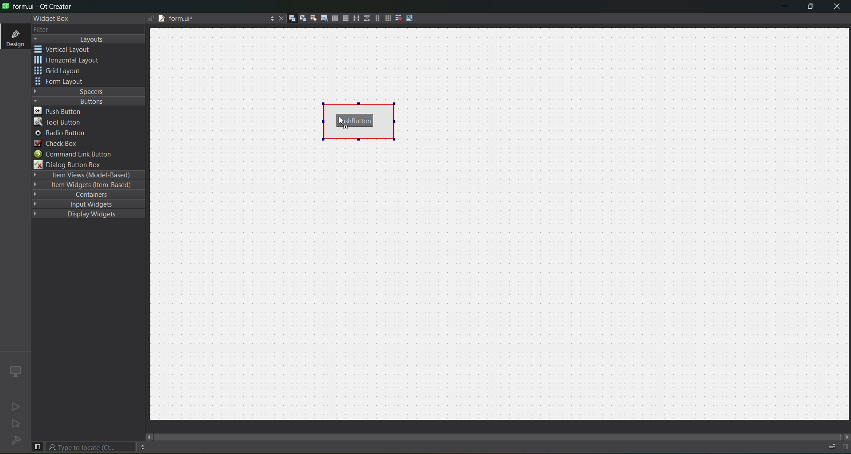 Image resolution: width=851 pixels, height=454 pixels. Describe the element at coordinates (14, 441) in the screenshot. I see `no project loading` at that location.